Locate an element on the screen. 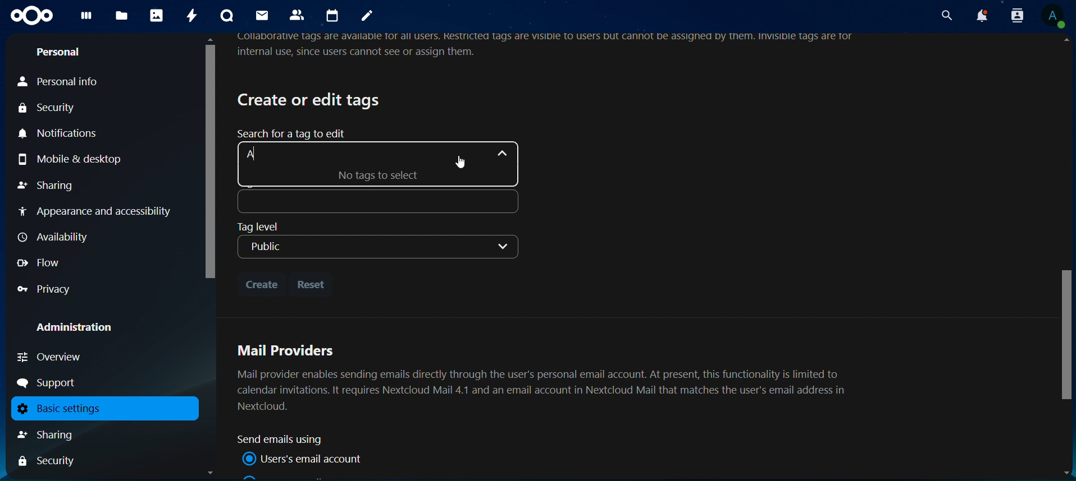  contacts is located at coordinates (299, 16).